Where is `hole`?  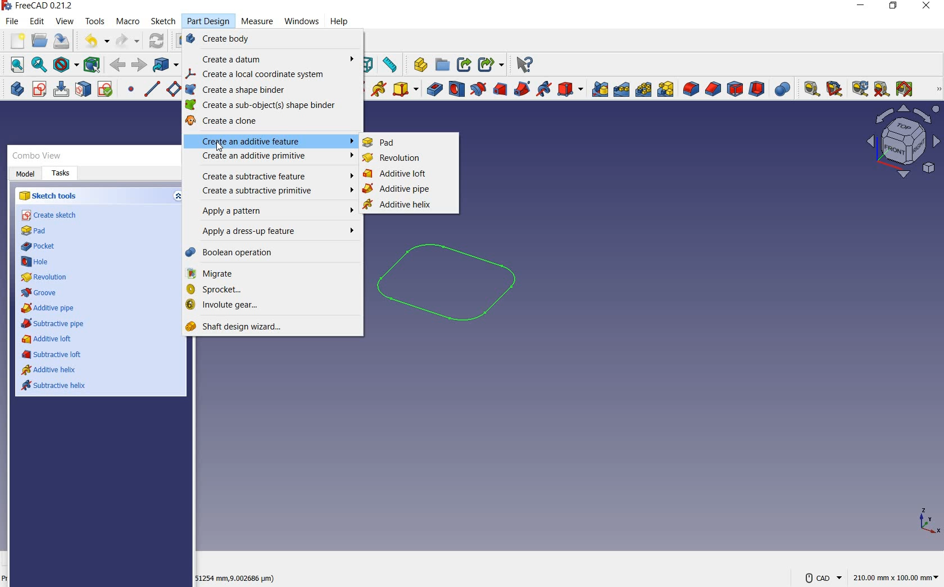 hole is located at coordinates (38, 261).